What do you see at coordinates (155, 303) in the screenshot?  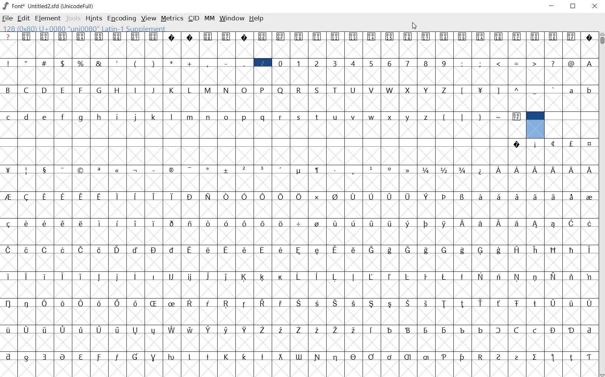 I see `Symbol` at bounding box center [155, 303].